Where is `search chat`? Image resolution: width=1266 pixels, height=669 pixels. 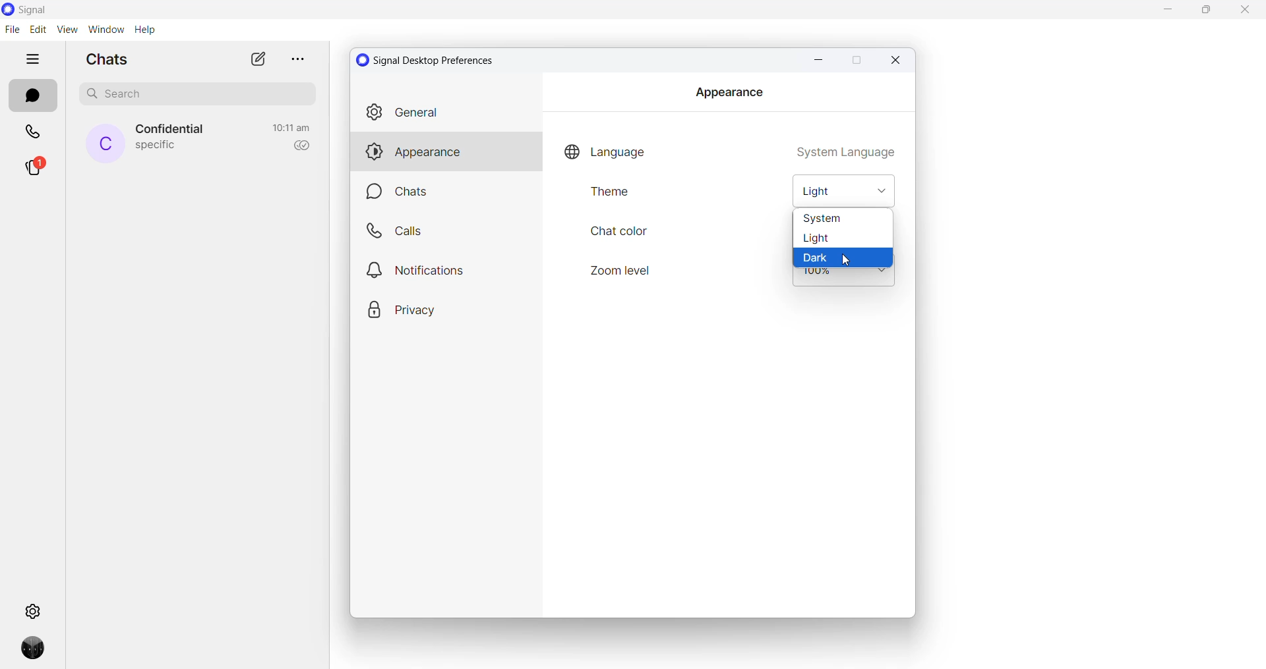 search chat is located at coordinates (202, 97).